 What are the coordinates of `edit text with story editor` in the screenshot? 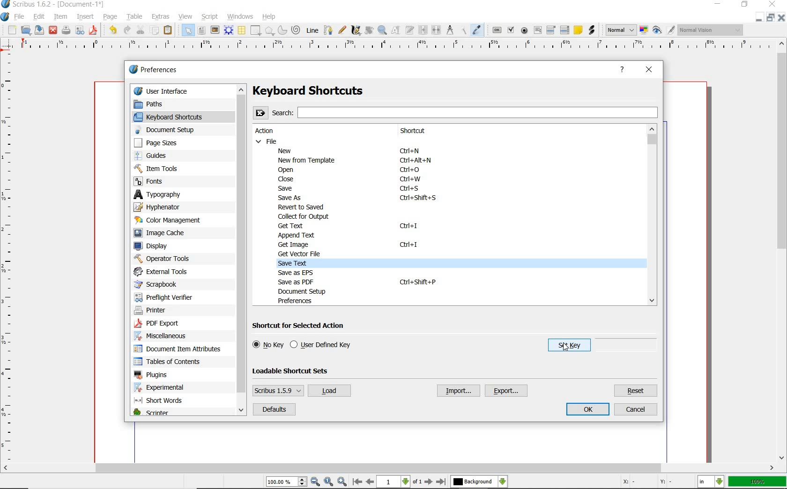 It's located at (410, 30).